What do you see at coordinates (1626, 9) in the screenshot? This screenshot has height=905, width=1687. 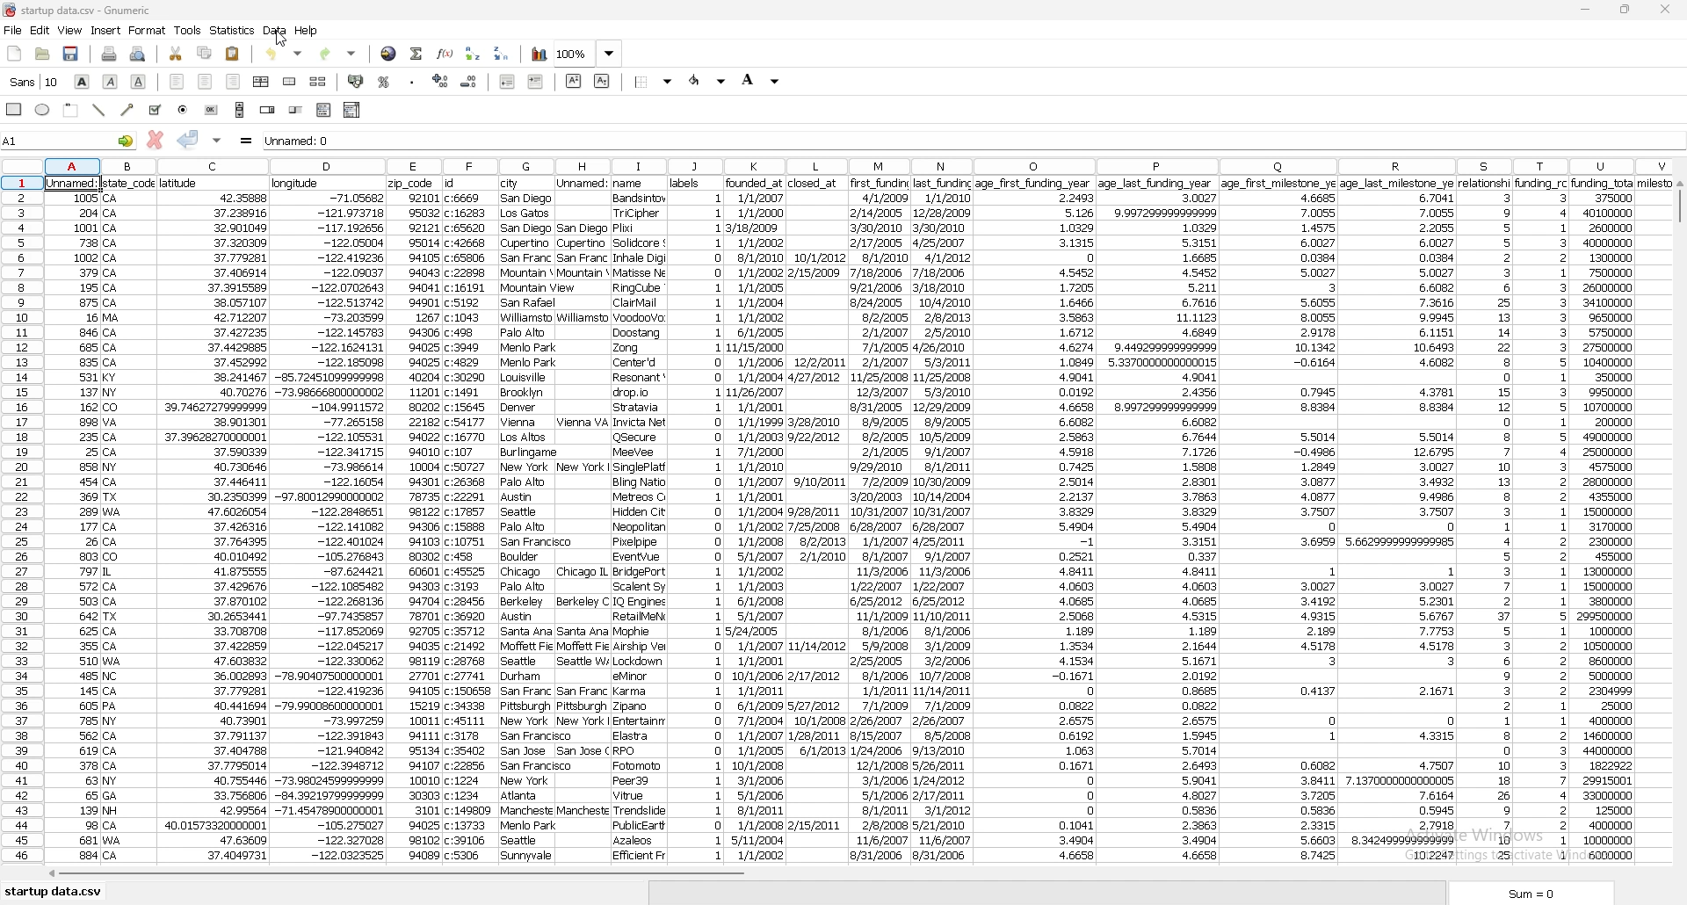 I see `resize` at bounding box center [1626, 9].